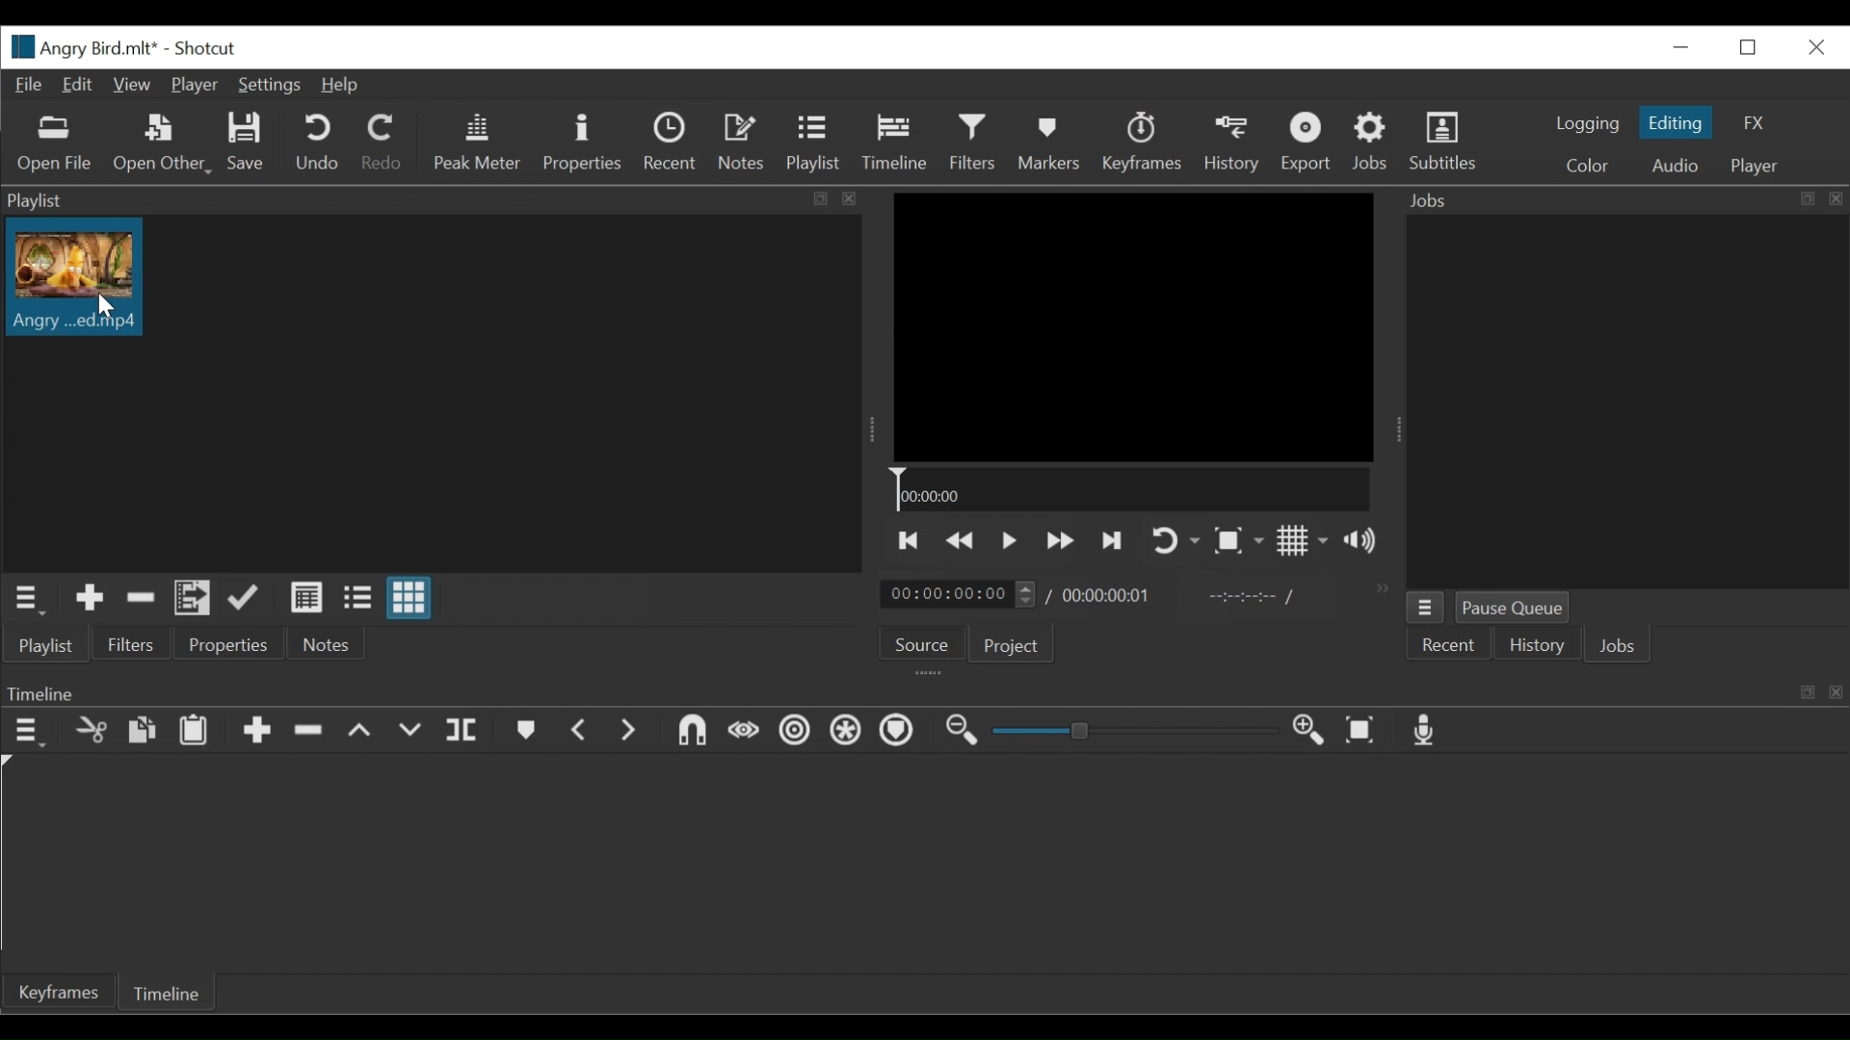 Image resolution: width=1850 pixels, height=1040 pixels. What do you see at coordinates (631, 731) in the screenshot?
I see `Next Marker` at bounding box center [631, 731].